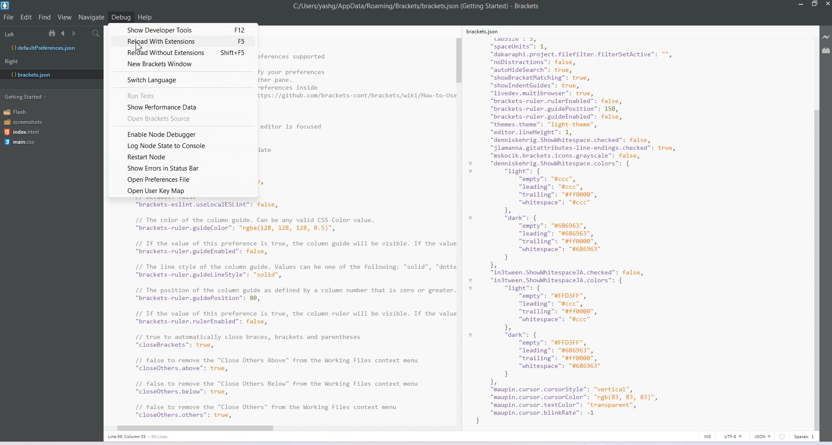  Describe the element at coordinates (25, 132) in the screenshot. I see `index.html` at that location.